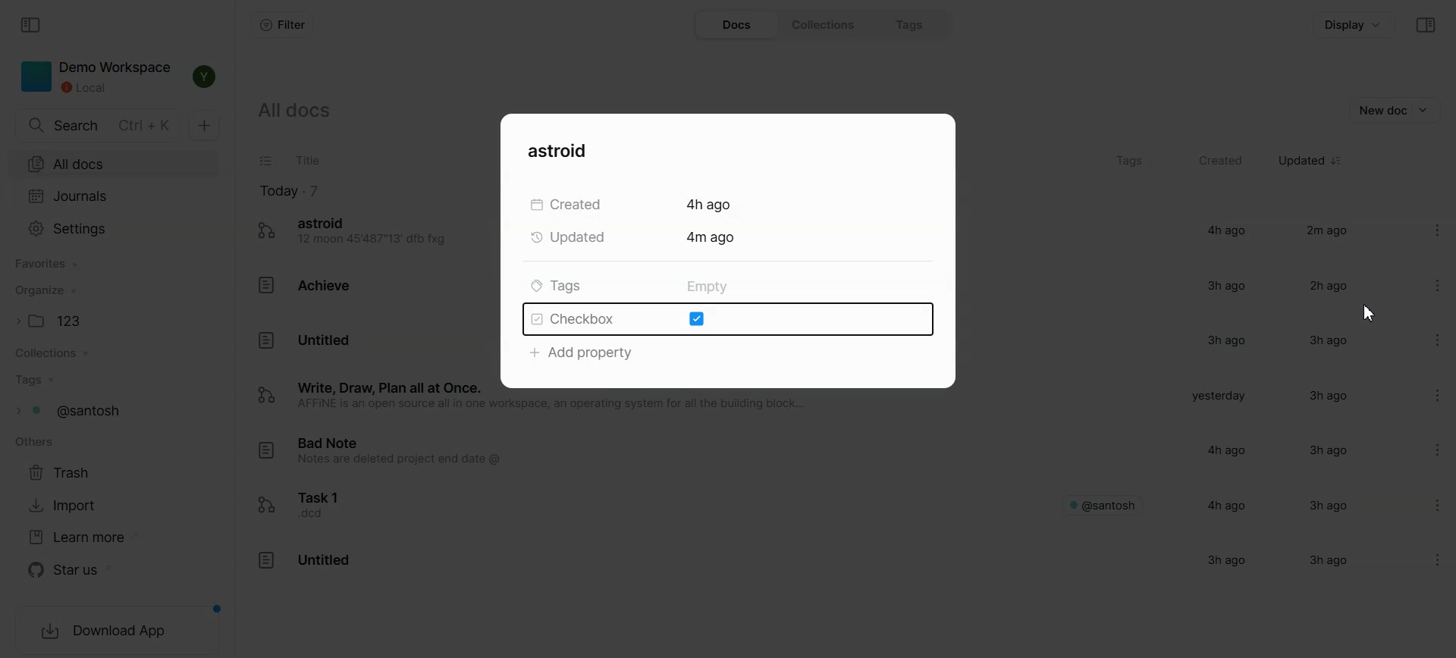 The width and height of the screenshot is (1456, 658). I want to click on Settings, so click(1423, 334).